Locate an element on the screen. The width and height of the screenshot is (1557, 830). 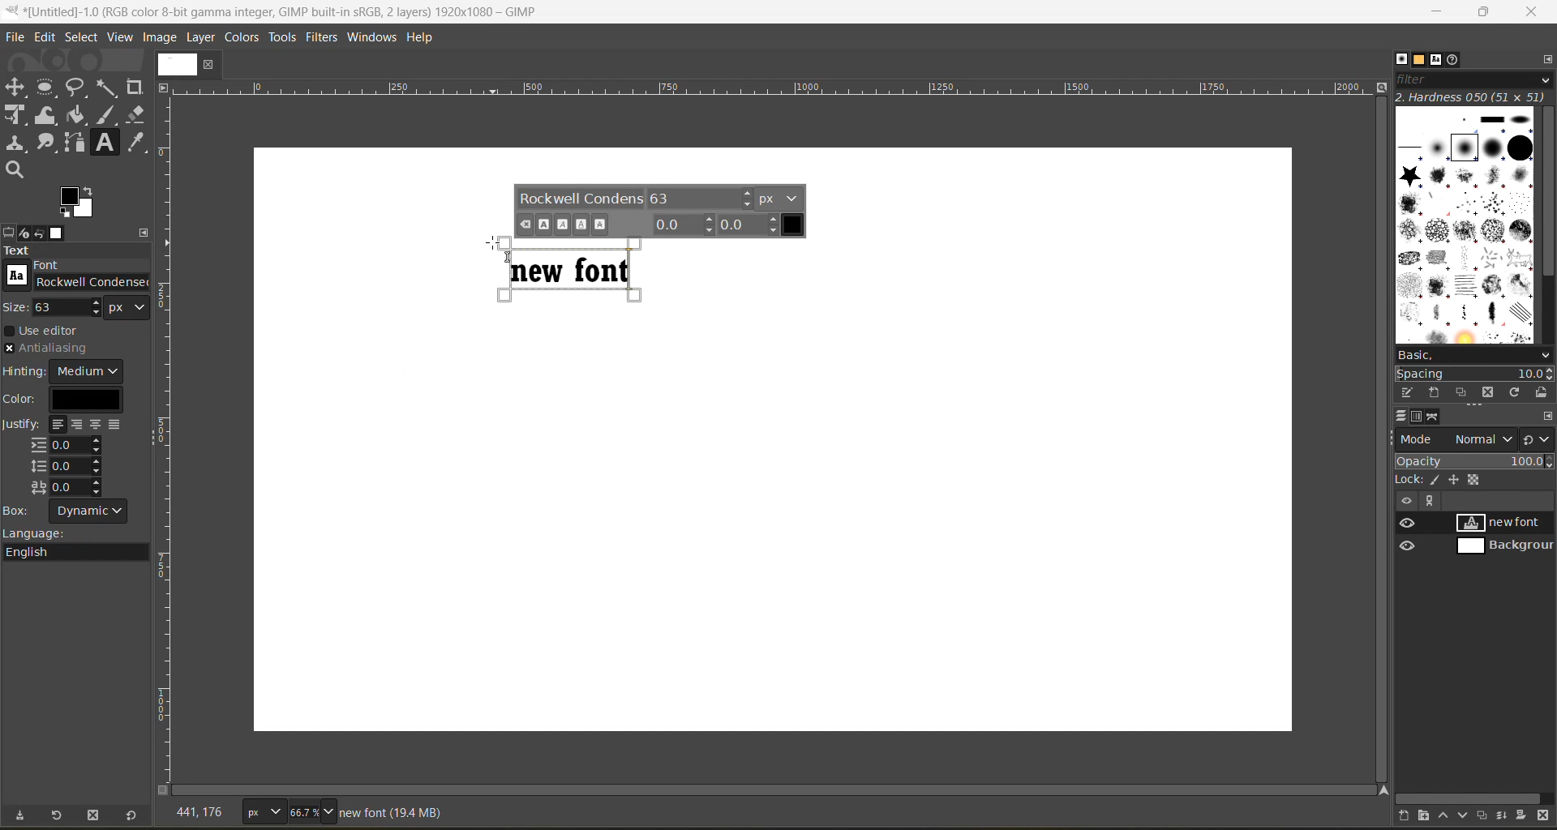
hardness is located at coordinates (1473, 96).